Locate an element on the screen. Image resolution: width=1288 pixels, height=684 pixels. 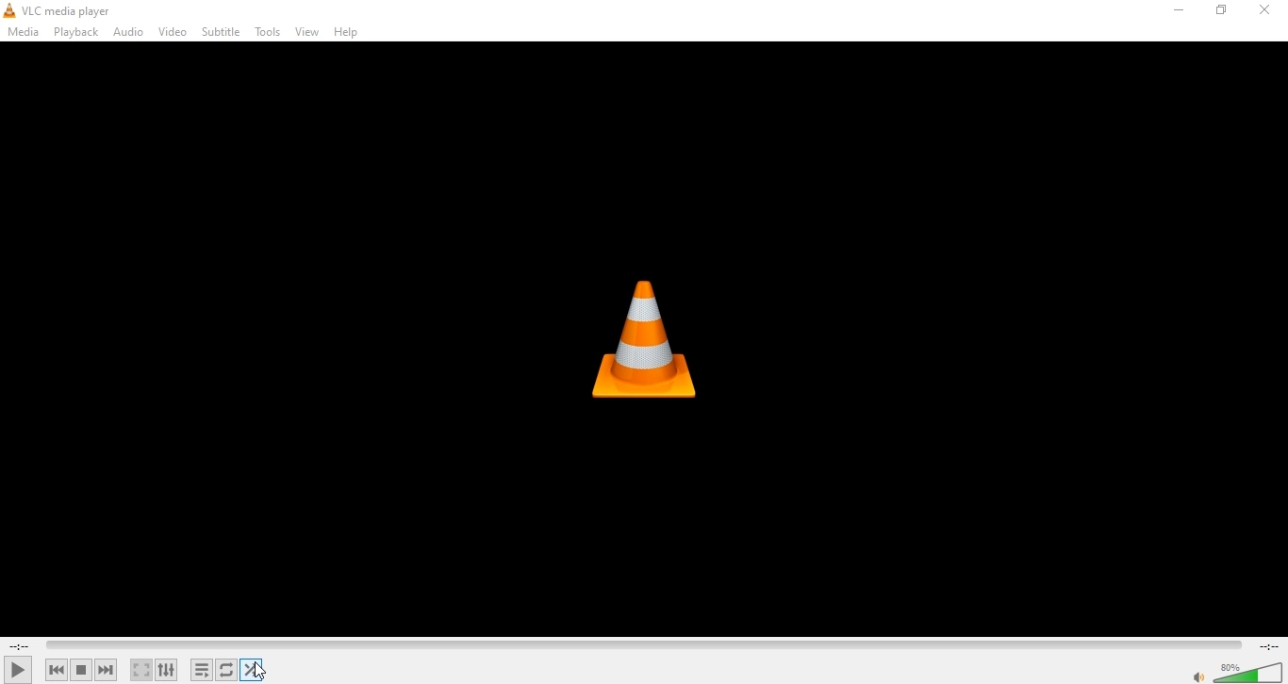
playback is located at coordinates (74, 33).